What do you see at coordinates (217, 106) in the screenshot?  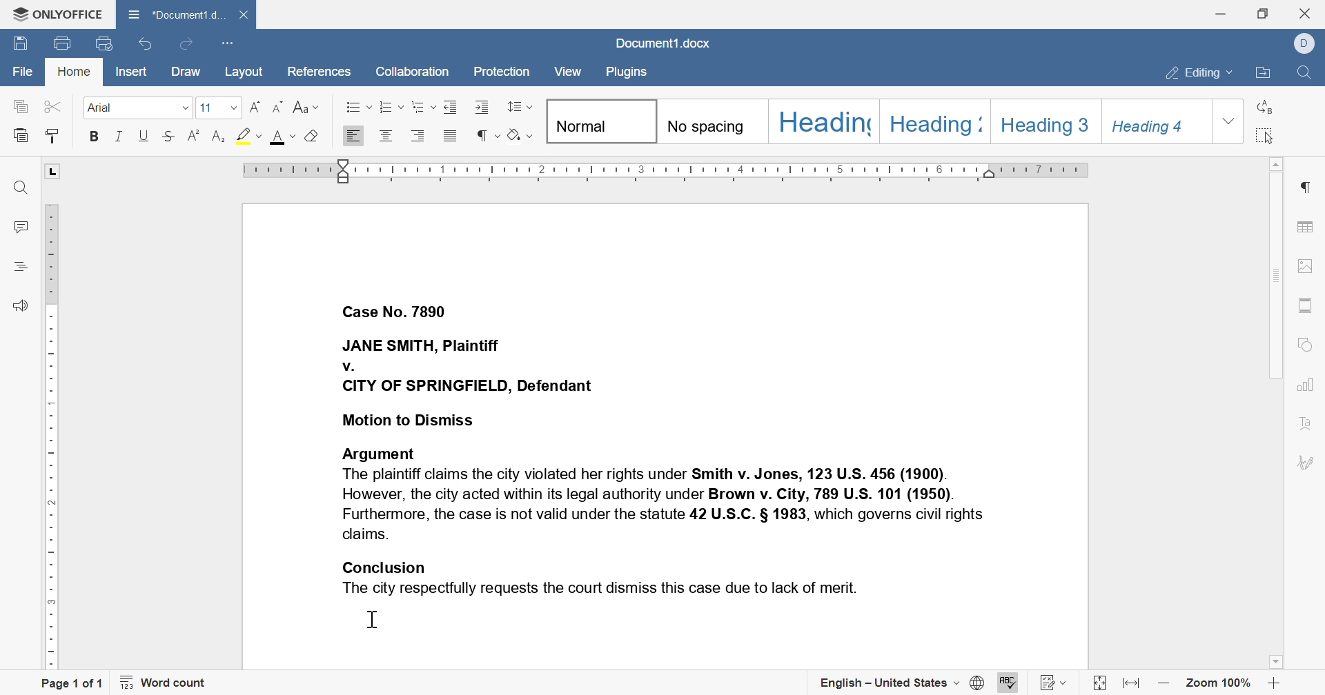 I see `font size` at bounding box center [217, 106].